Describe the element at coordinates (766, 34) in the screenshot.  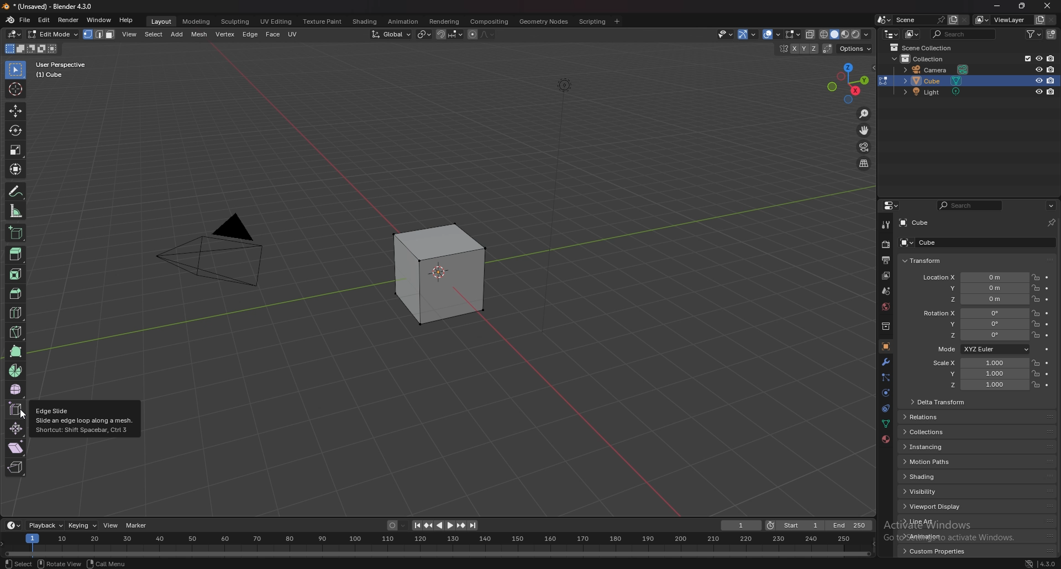
I see `show gizmo` at that location.